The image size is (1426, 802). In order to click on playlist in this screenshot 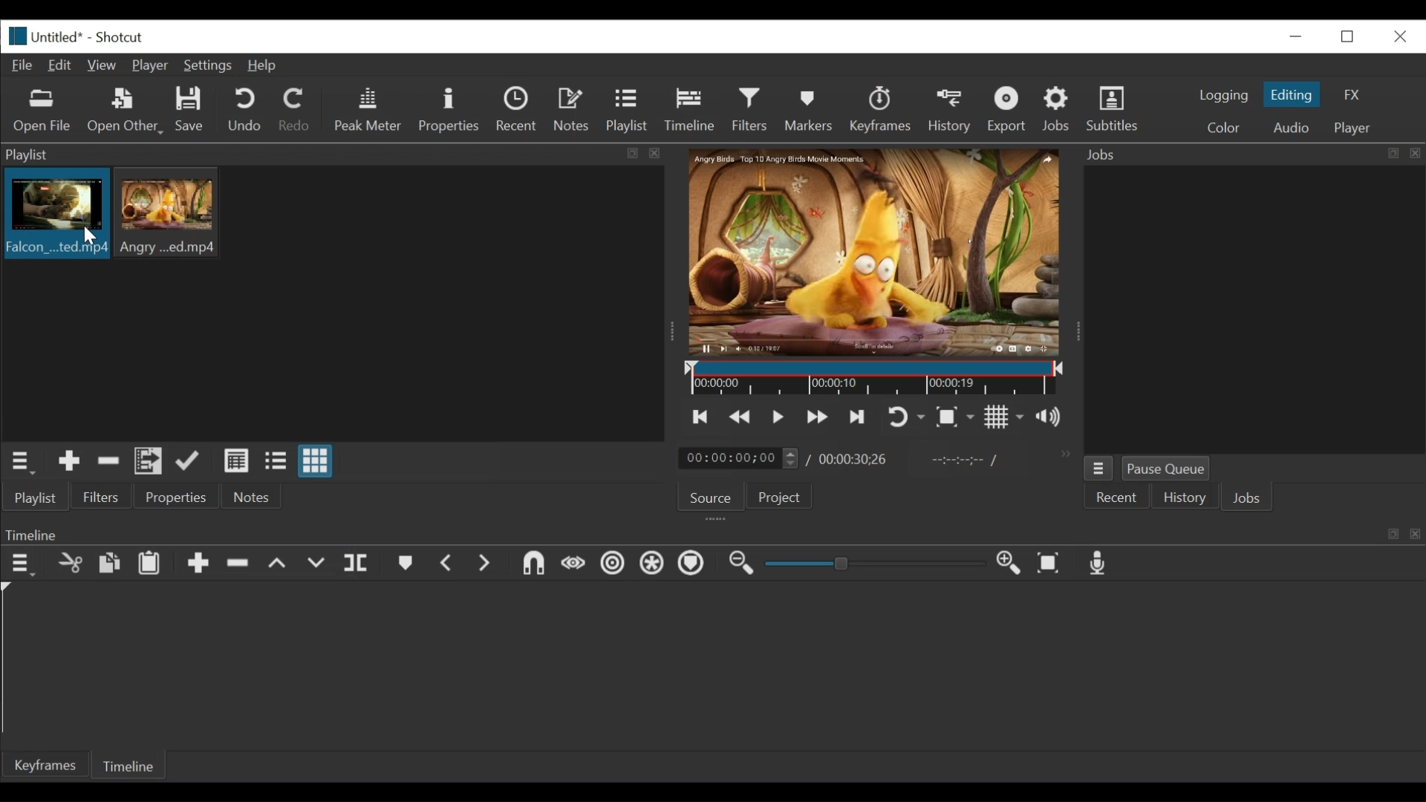, I will do `click(34, 498)`.